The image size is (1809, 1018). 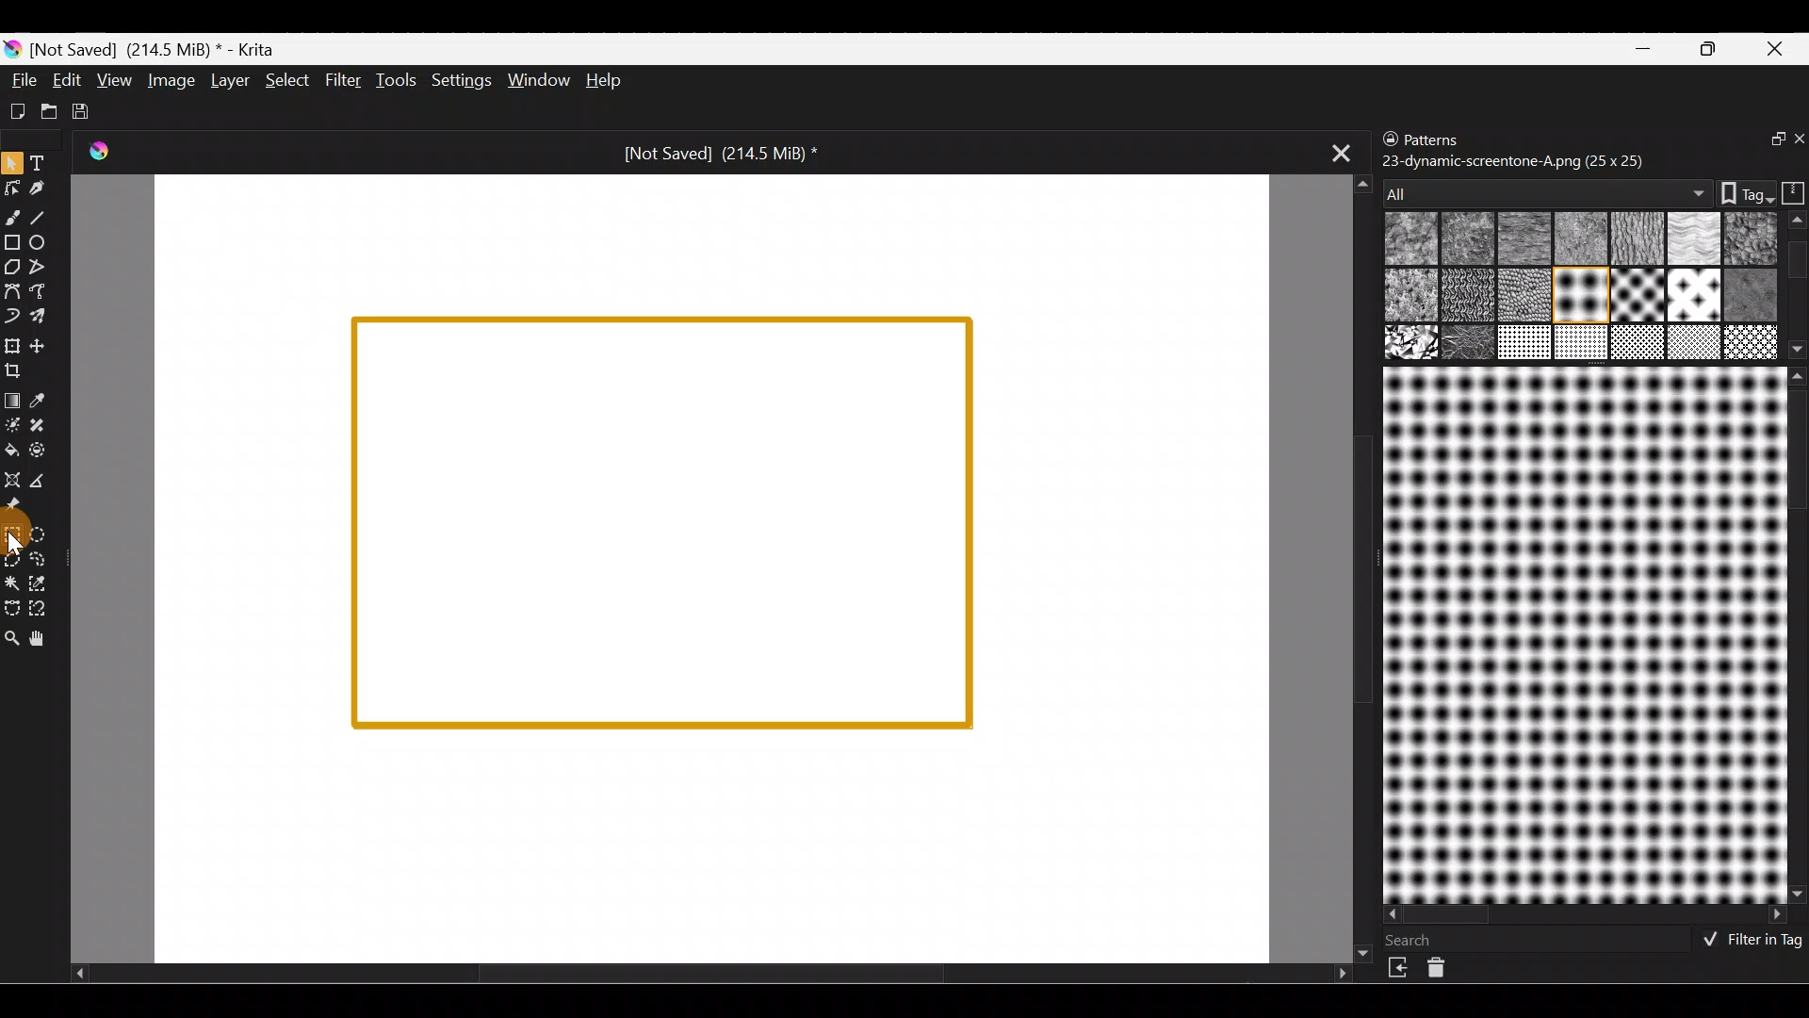 I want to click on Bezier curve selection tool, so click(x=13, y=608).